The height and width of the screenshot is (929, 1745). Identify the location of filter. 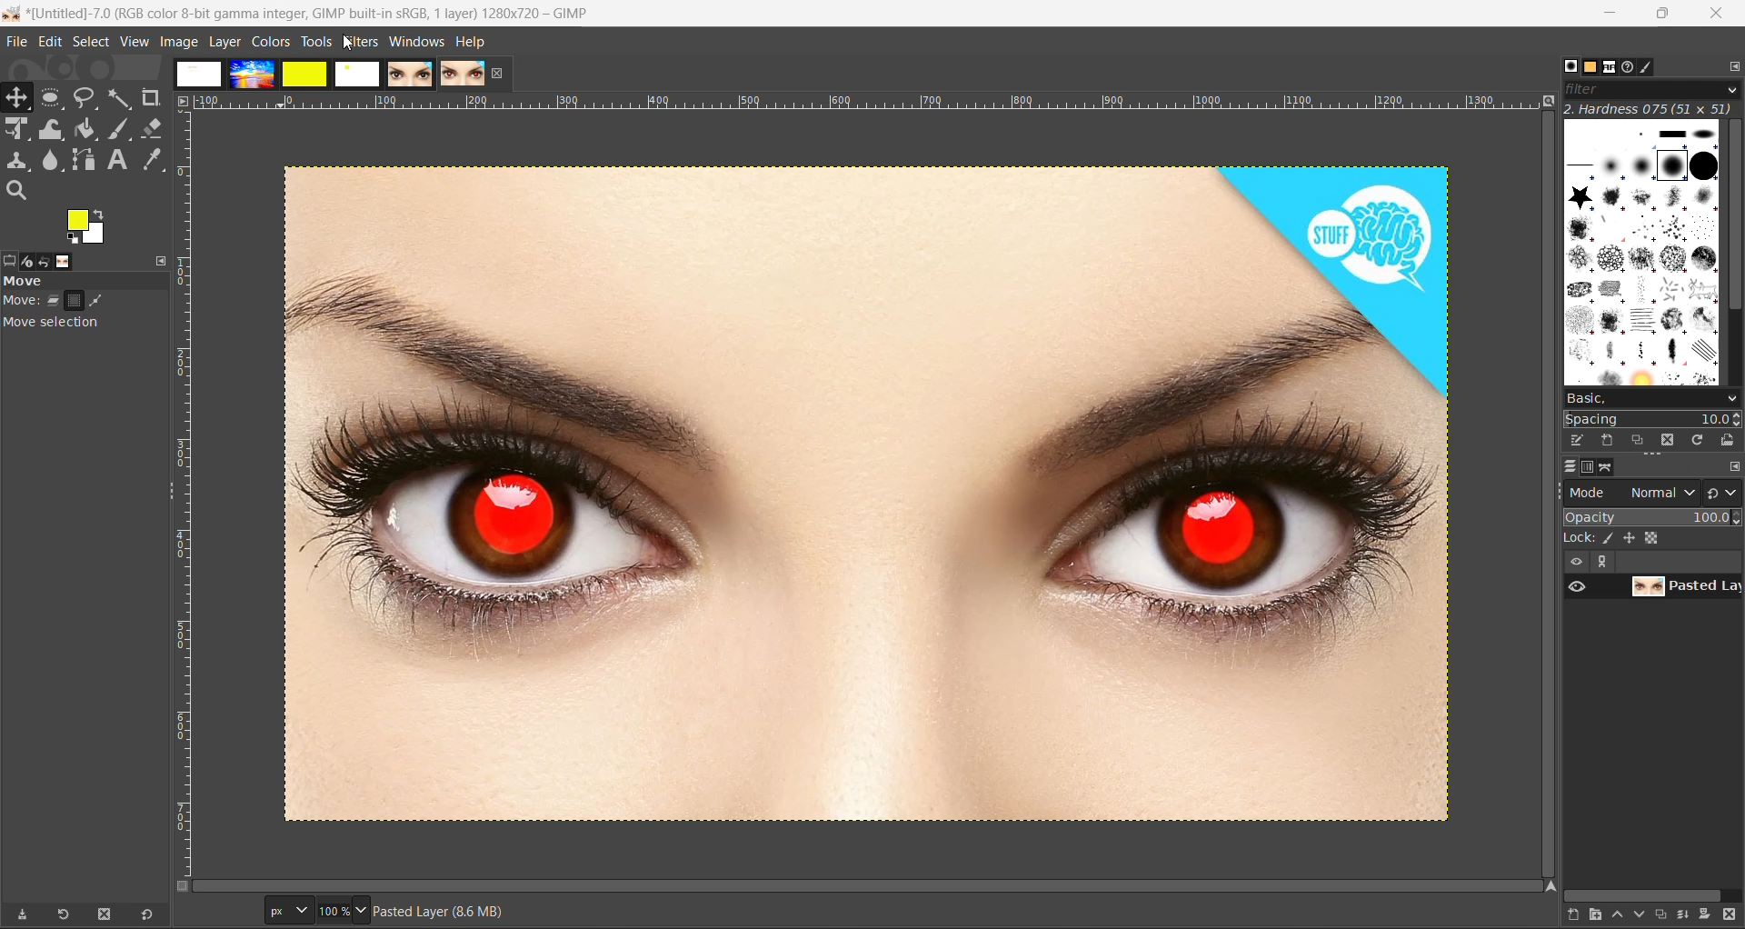
(1652, 90).